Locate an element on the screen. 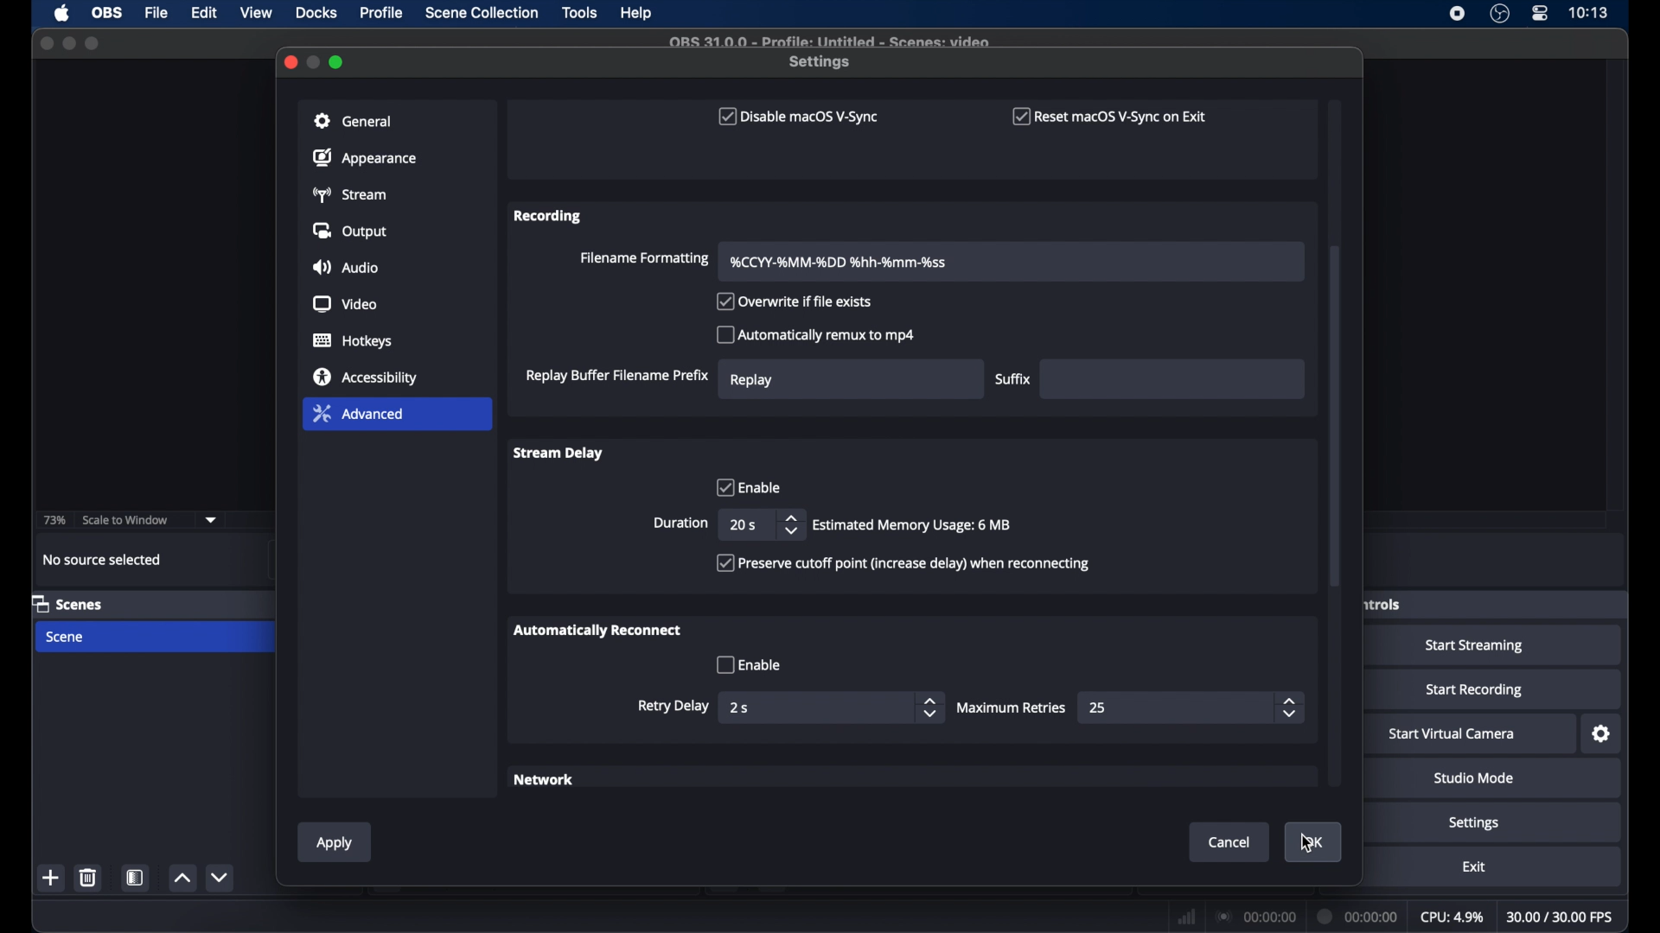 Image resolution: width=1660 pixels, height=933 pixels. 20 s is located at coordinates (742, 524).